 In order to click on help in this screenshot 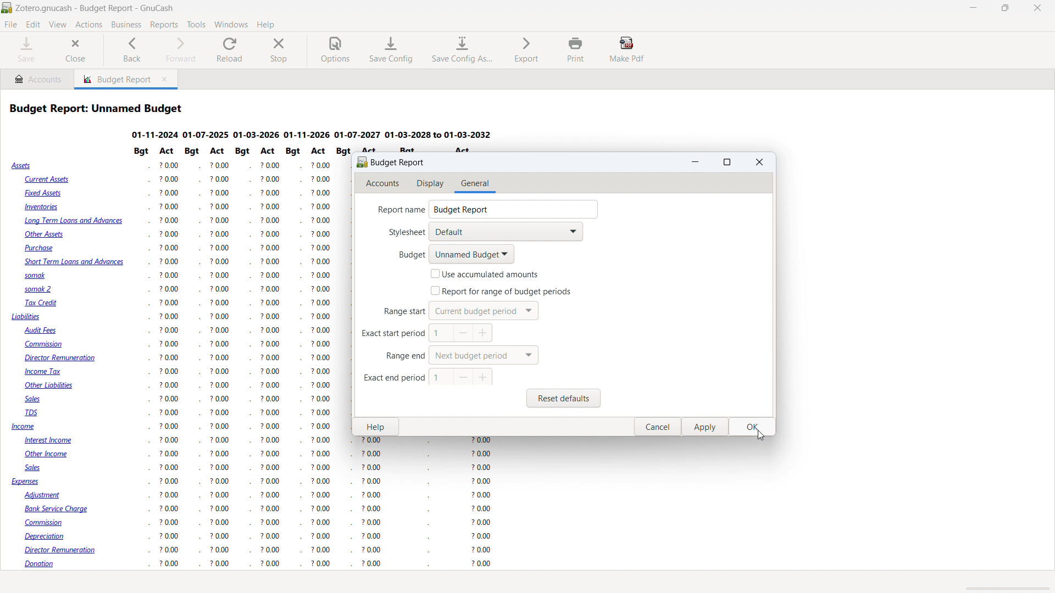, I will do `click(375, 427)`.